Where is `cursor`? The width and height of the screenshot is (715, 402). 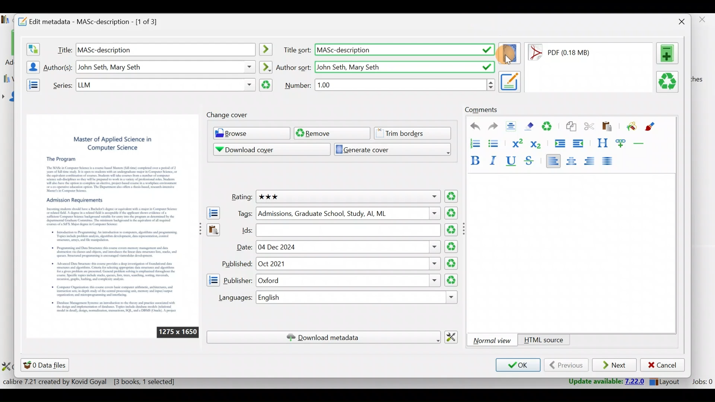 cursor is located at coordinates (511, 61).